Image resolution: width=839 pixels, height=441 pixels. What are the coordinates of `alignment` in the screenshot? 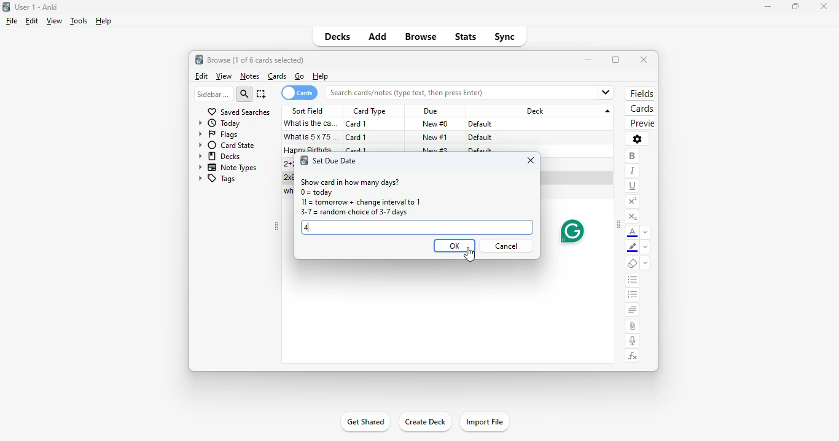 It's located at (632, 311).